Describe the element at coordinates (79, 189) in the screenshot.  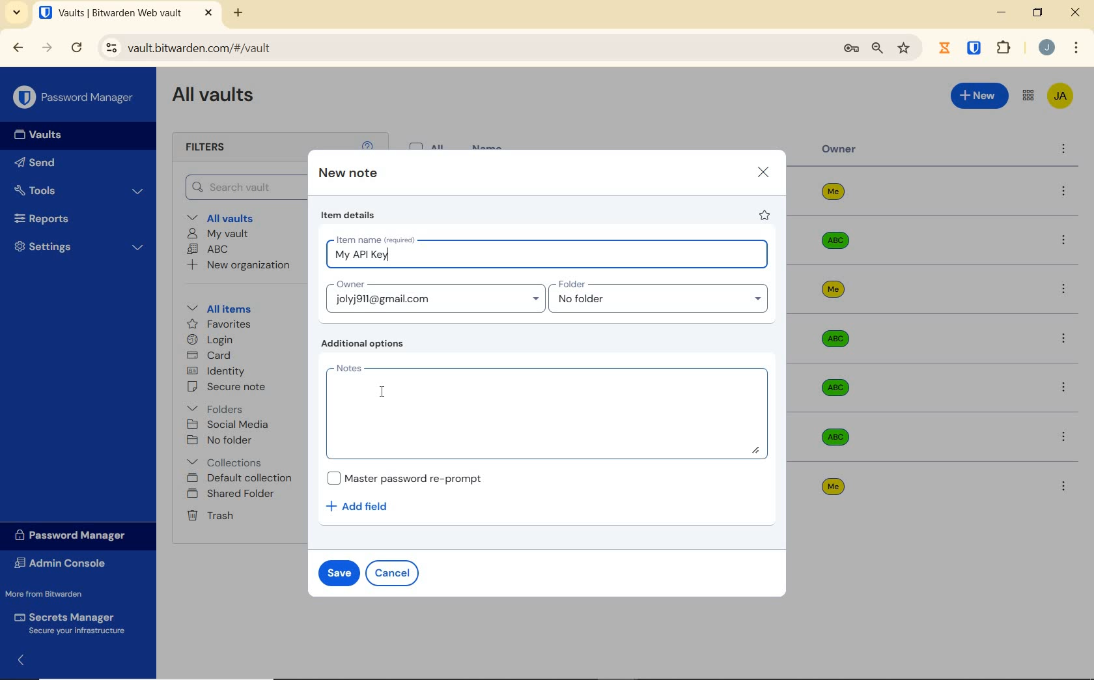
I see `Tools` at that location.